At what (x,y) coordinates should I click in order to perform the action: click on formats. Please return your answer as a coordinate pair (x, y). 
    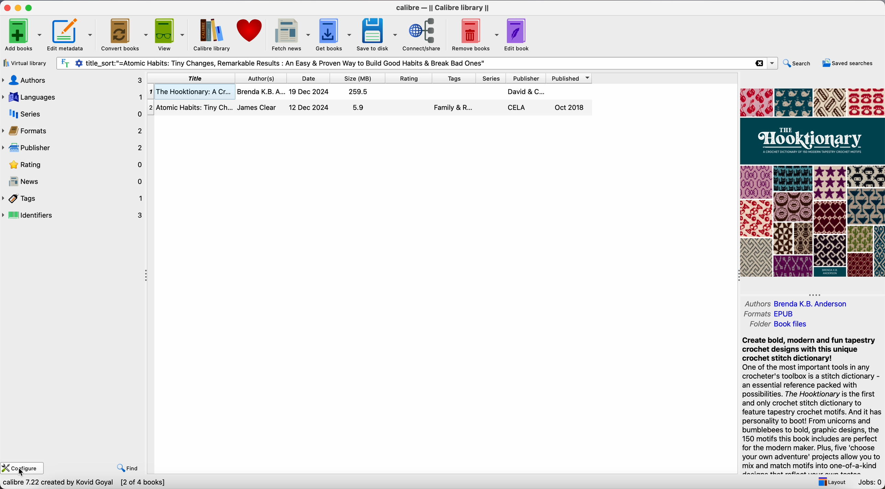
    Looking at the image, I should click on (73, 131).